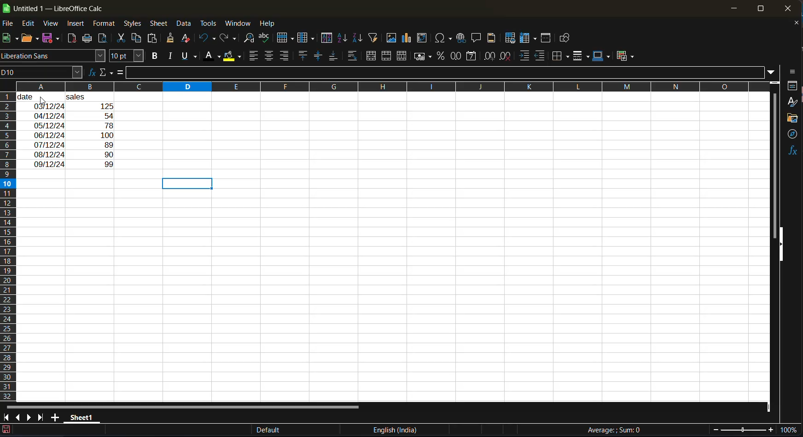 Image resolution: width=803 pixels, height=437 pixels. Describe the element at coordinates (210, 24) in the screenshot. I see `tools` at that location.